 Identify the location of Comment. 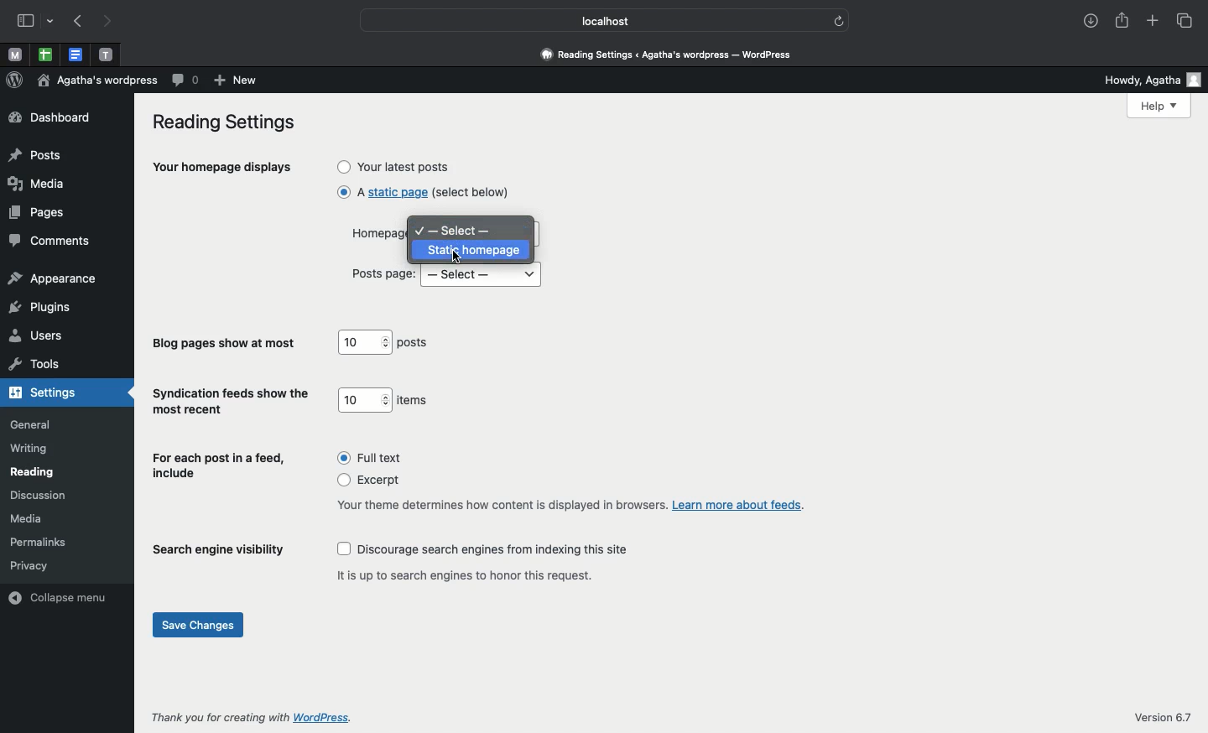
(186, 81).